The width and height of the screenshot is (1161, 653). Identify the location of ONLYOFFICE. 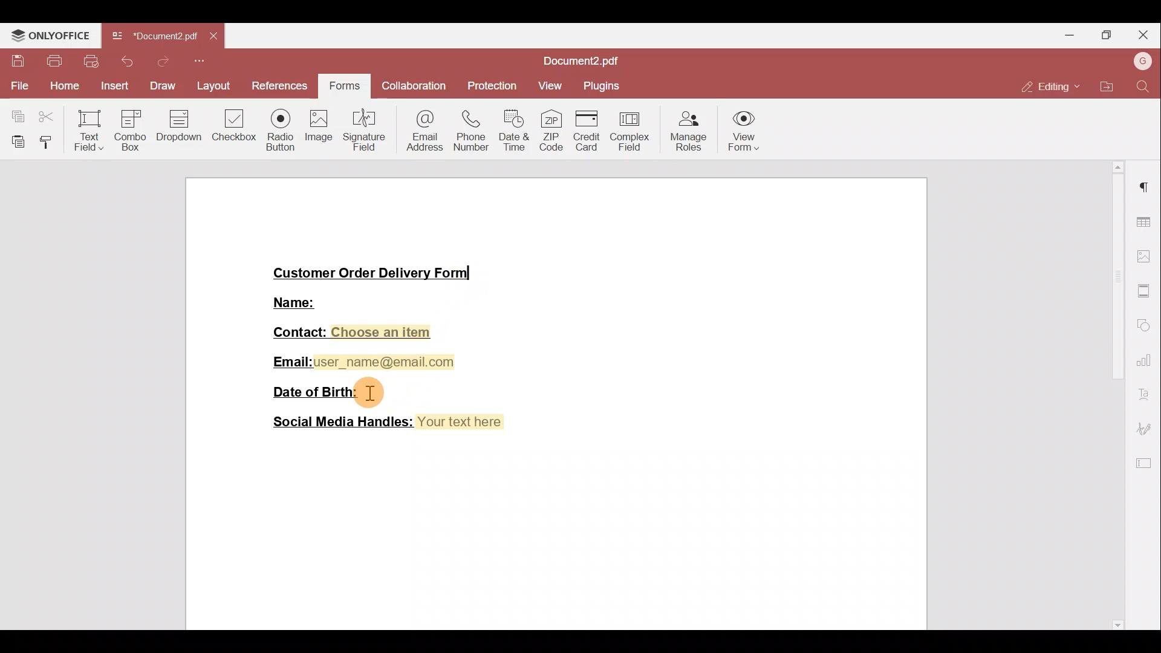
(50, 33).